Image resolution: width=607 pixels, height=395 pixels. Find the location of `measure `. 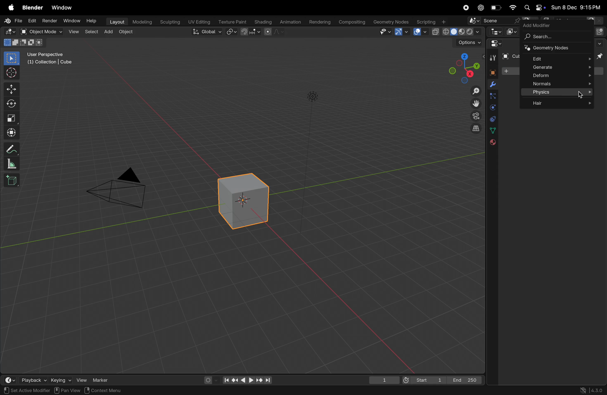

measure  is located at coordinates (11, 165).